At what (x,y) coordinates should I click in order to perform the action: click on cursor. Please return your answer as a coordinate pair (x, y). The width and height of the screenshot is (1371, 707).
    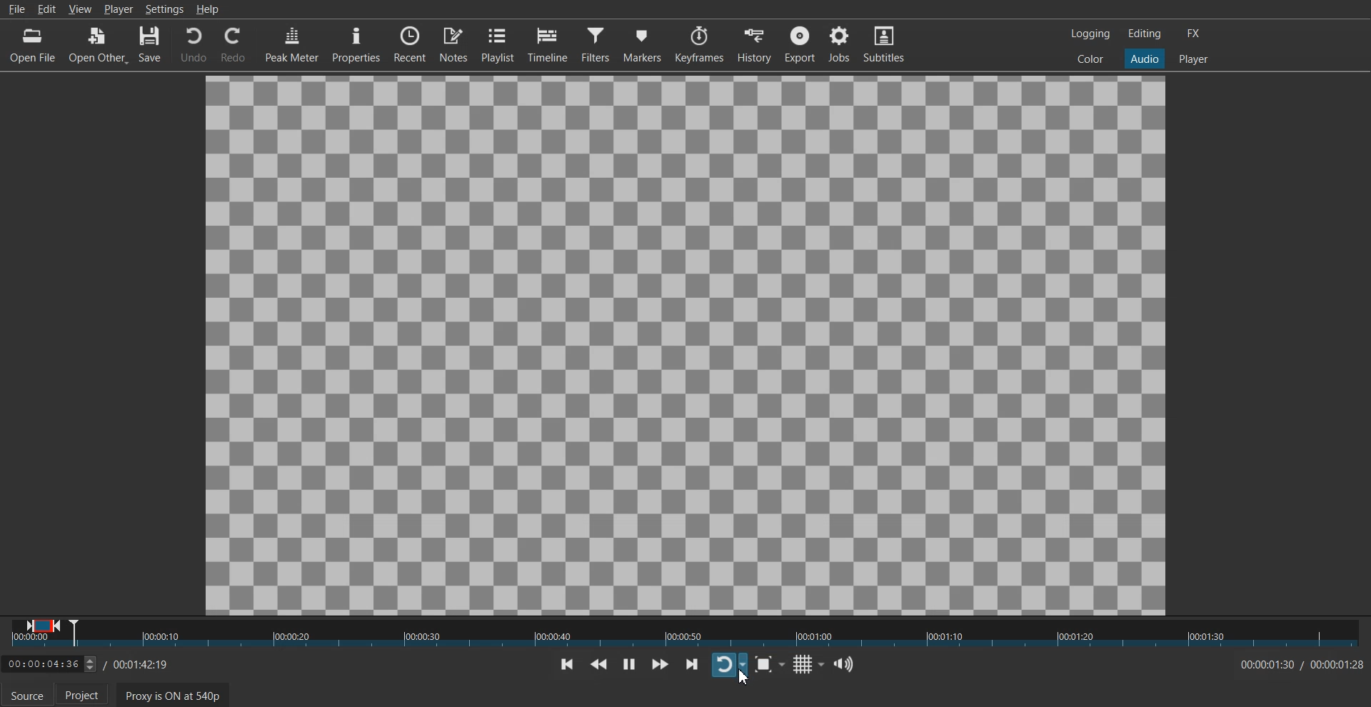
    Looking at the image, I should click on (741, 686).